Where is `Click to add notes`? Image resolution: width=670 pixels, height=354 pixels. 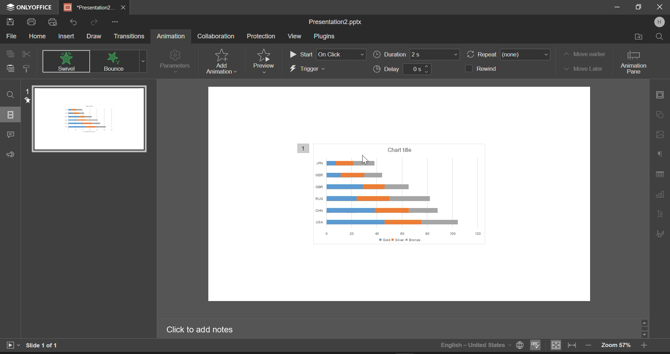 Click to add notes is located at coordinates (204, 330).